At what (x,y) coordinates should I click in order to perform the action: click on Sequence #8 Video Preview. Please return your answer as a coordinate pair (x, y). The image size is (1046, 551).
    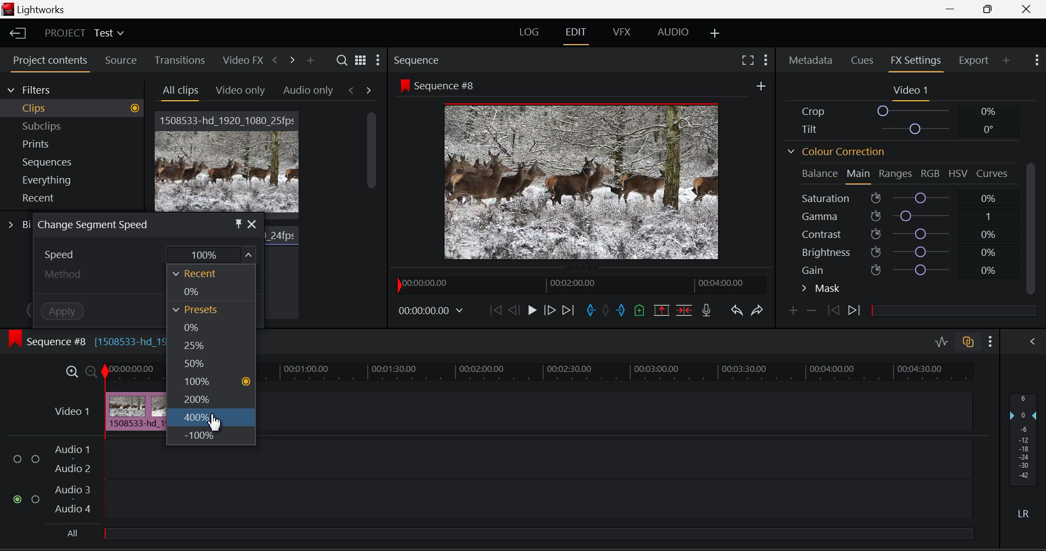
    Looking at the image, I should click on (581, 182).